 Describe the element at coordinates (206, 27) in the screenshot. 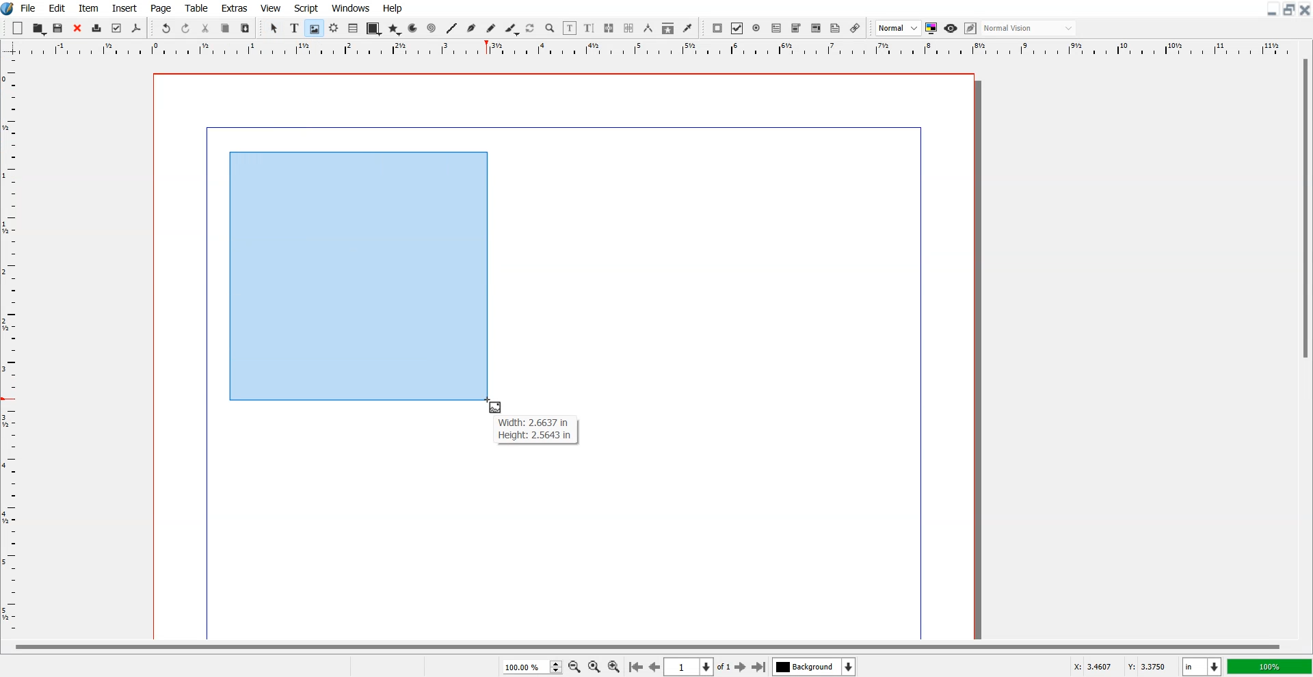

I see `Cut` at that location.